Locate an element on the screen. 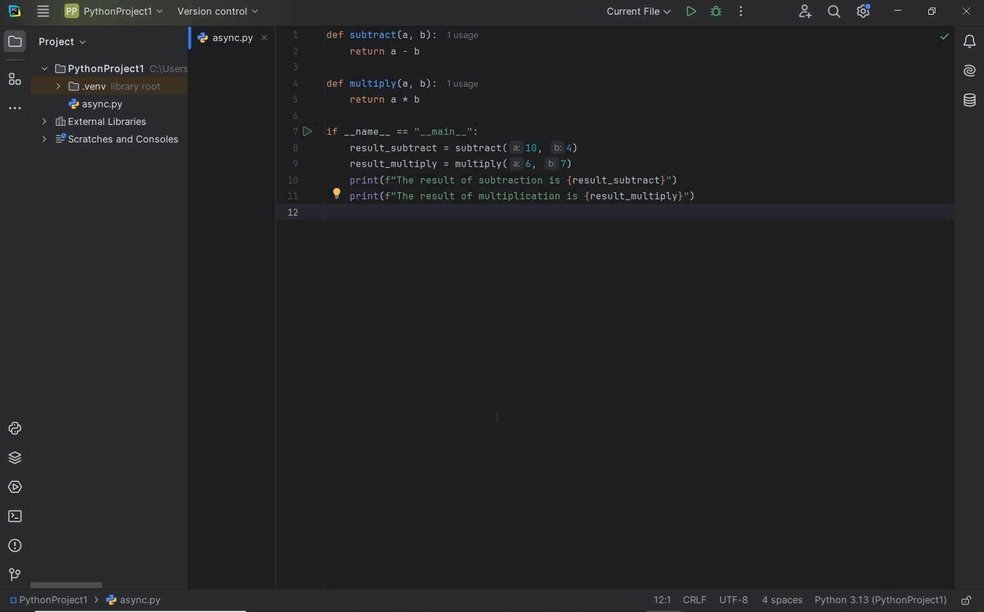 The height and width of the screenshot is (612, 984). problems is located at coordinates (15, 546).